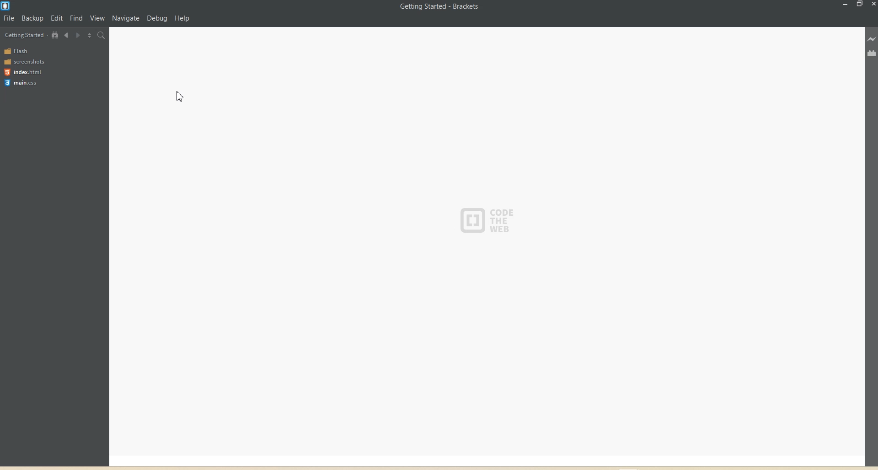  What do you see at coordinates (55, 35) in the screenshot?
I see `View in file Tree` at bounding box center [55, 35].